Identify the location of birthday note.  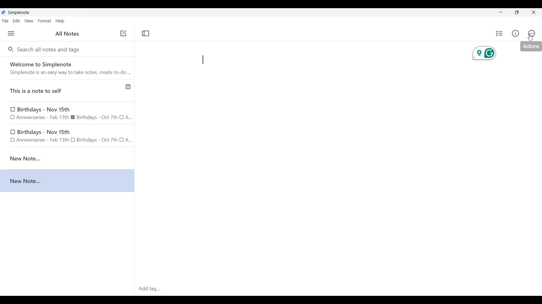
(68, 137).